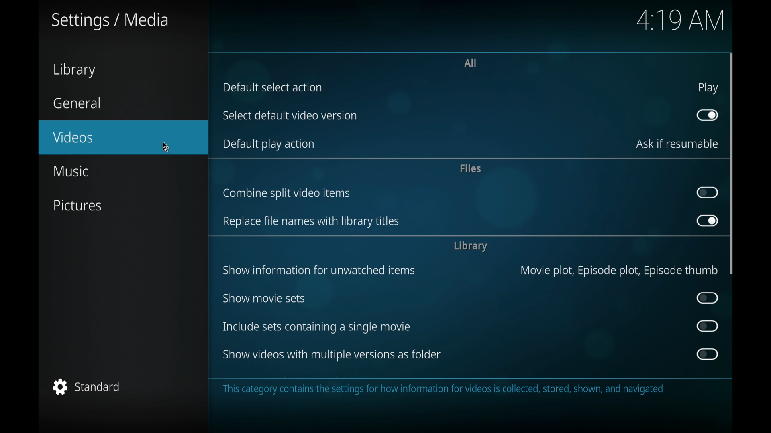 This screenshot has height=433, width=771. Describe the element at coordinates (87, 386) in the screenshot. I see `standard` at that location.